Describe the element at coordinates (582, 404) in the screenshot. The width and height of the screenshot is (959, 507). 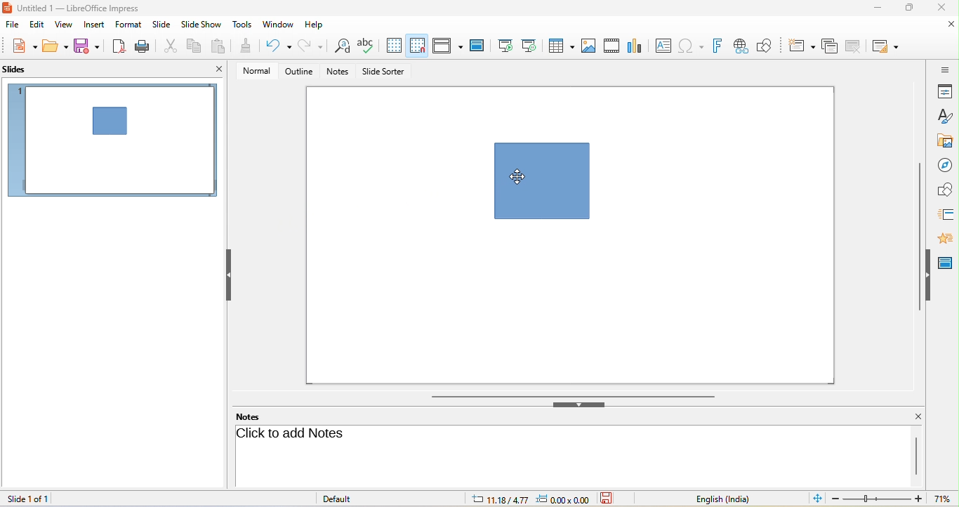
I see `hide` at that location.